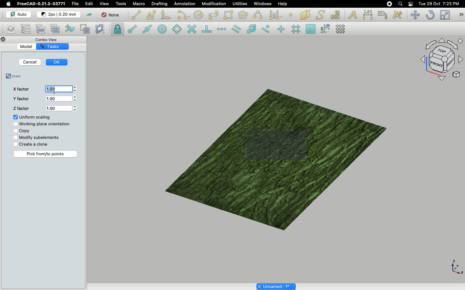 This screenshot has width=465, height=290. Describe the element at coordinates (275, 153) in the screenshot. I see `Object` at that location.